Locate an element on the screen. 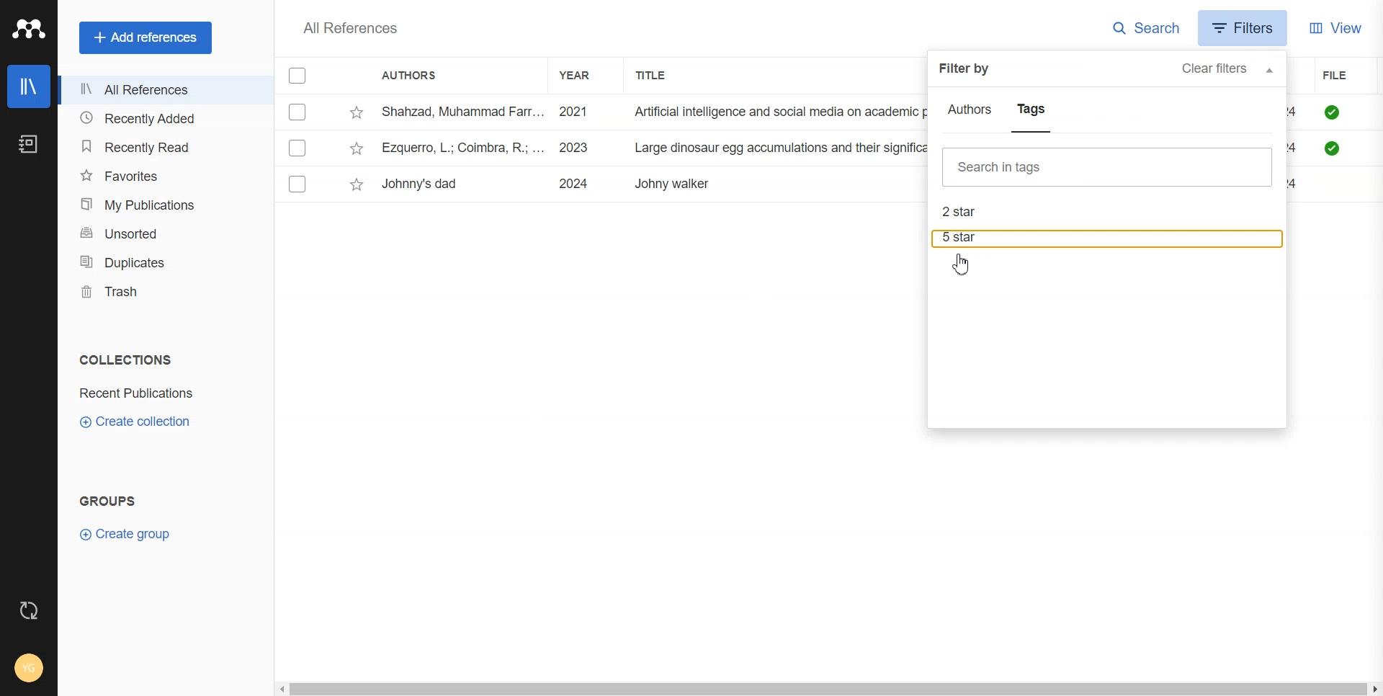  select entry is located at coordinates (297, 113).